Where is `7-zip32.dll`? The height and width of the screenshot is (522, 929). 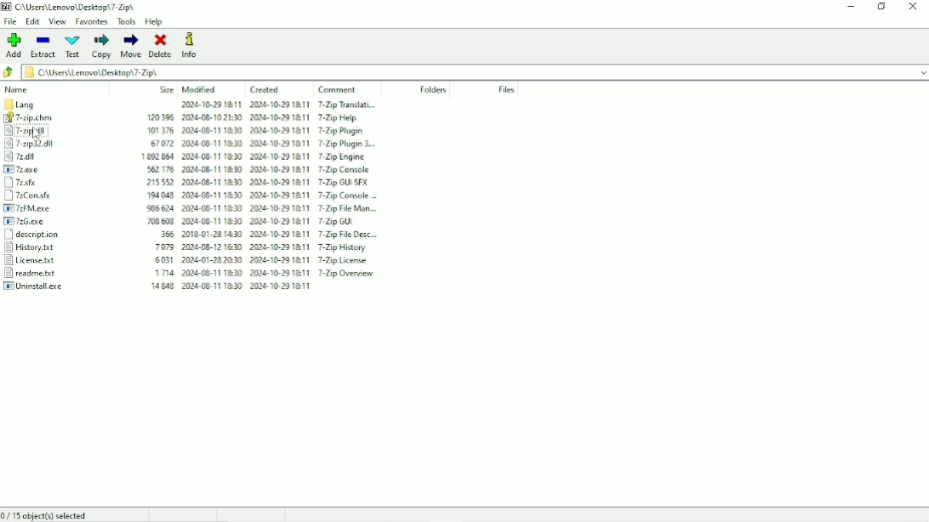
7-zip32.dll is located at coordinates (189, 144).